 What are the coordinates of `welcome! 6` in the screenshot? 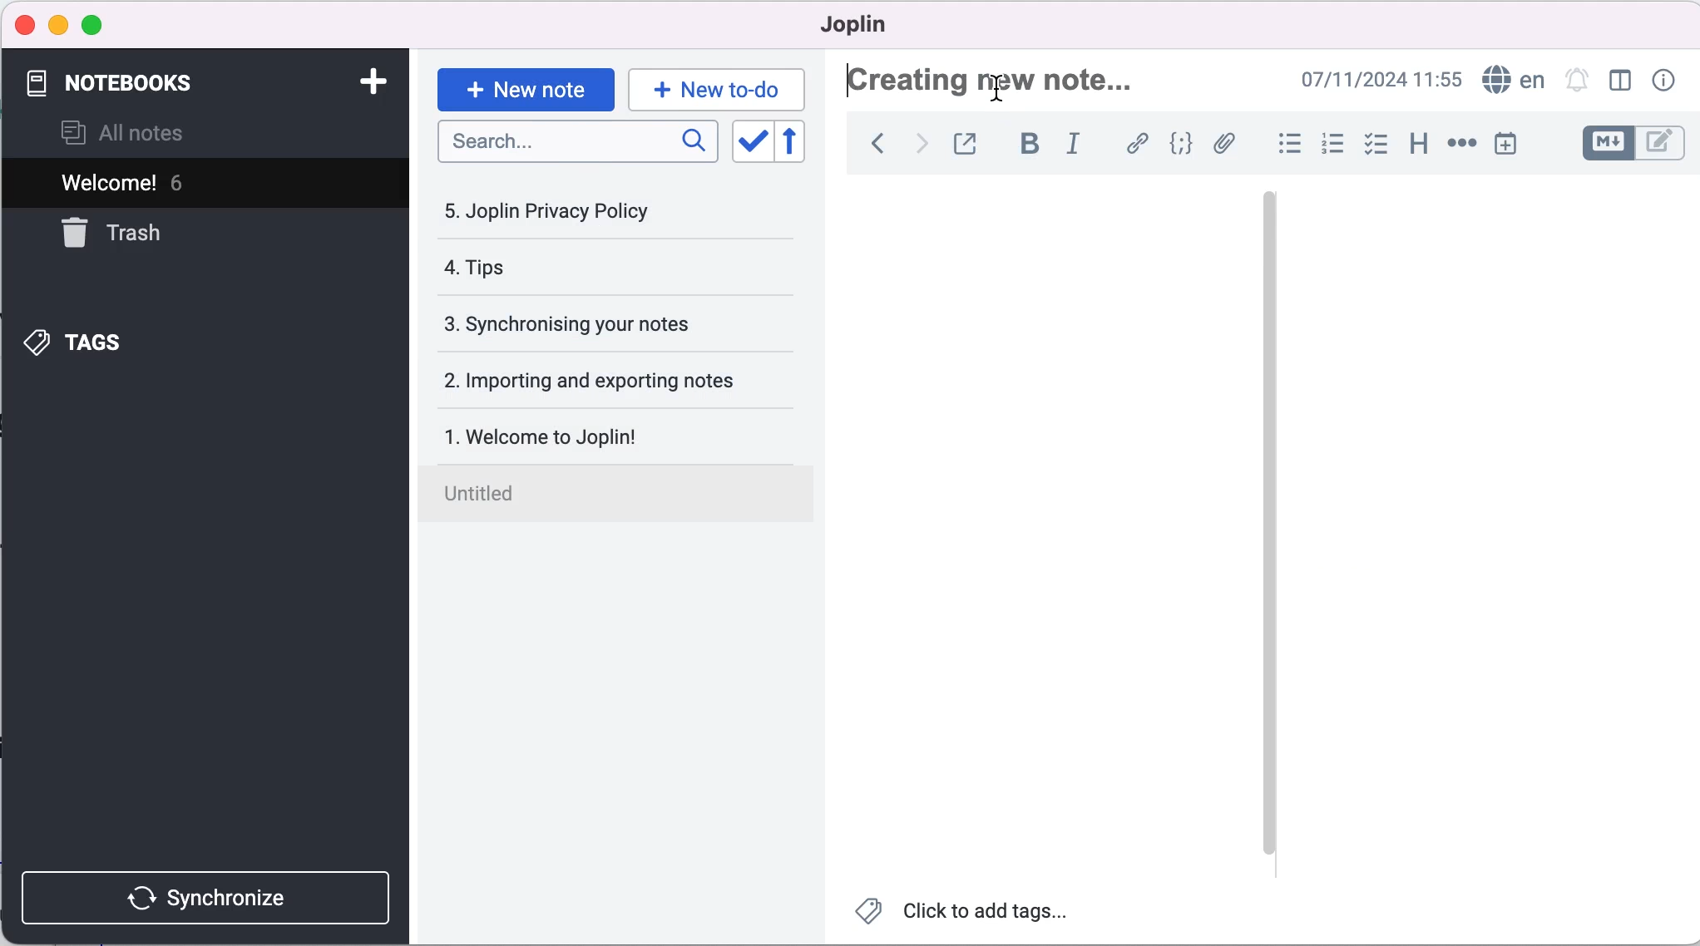 It's located at (161, 181).